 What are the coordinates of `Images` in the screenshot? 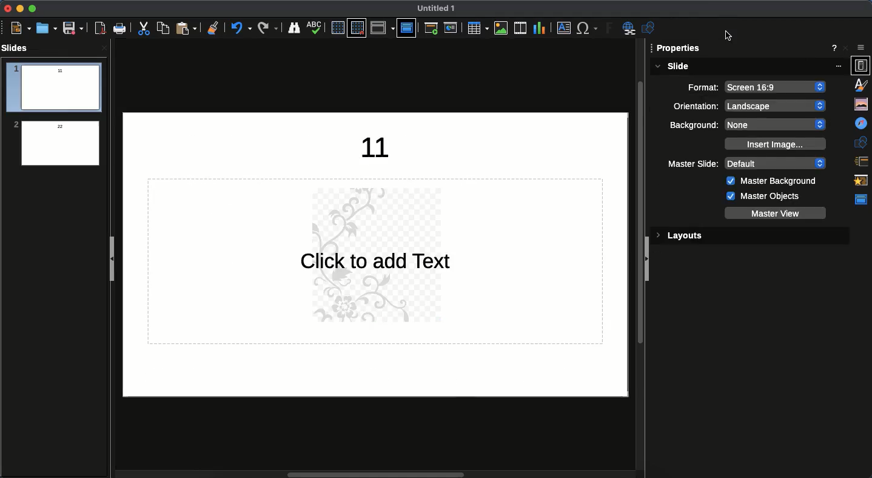 It's located at (499, 29).